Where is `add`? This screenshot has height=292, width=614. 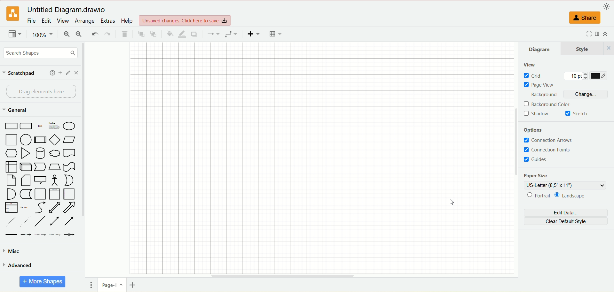 add is located at coordinates (60, 73).